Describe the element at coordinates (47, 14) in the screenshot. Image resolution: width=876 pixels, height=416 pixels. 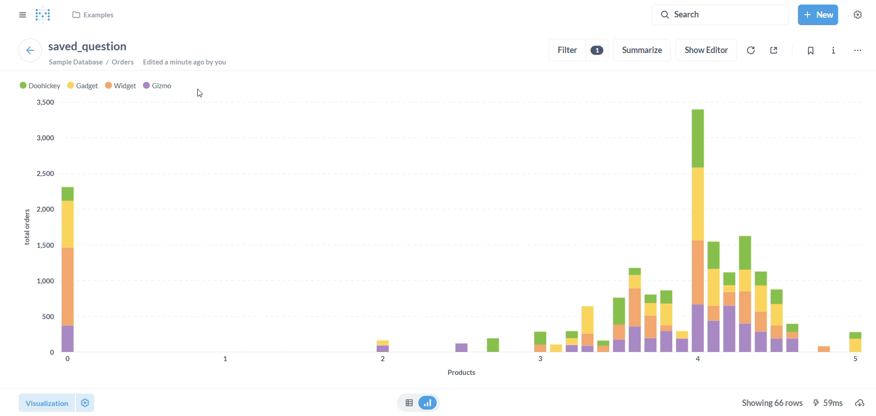
I see `metabase logo` at that location.